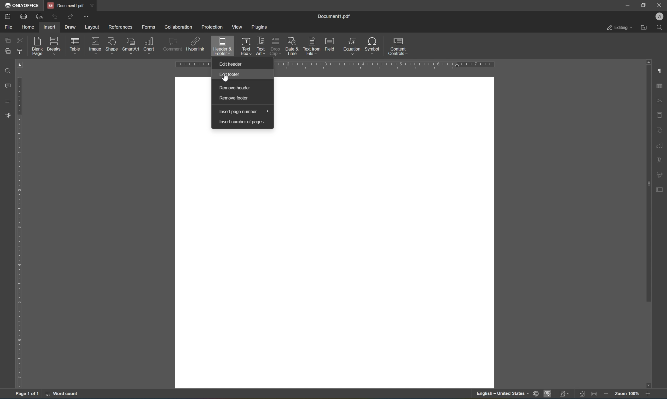 The width and height of the screenshot is (667, 399). Describe the element at coordinates (661, 115) in the screenshot. I see `header & footer settings` at that location.